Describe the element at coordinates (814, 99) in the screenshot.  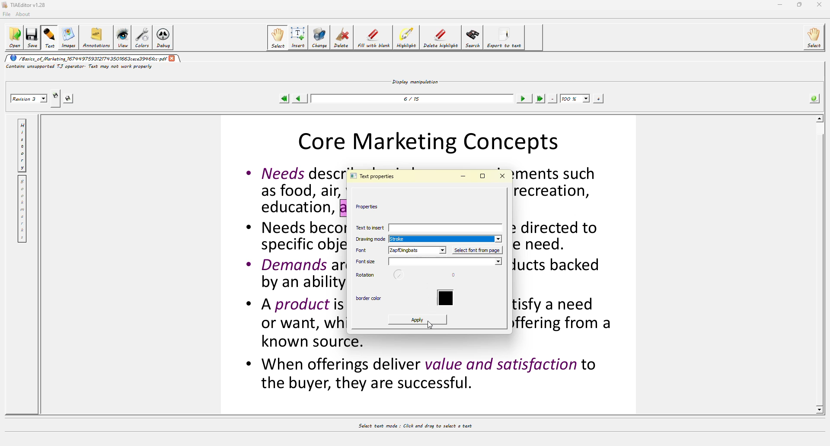
I see `info` at that location.